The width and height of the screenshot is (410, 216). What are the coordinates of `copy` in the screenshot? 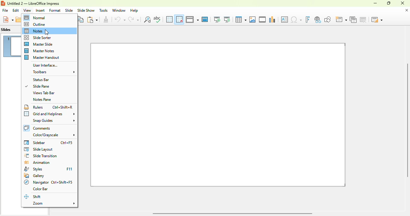 It's located at (81, 19).